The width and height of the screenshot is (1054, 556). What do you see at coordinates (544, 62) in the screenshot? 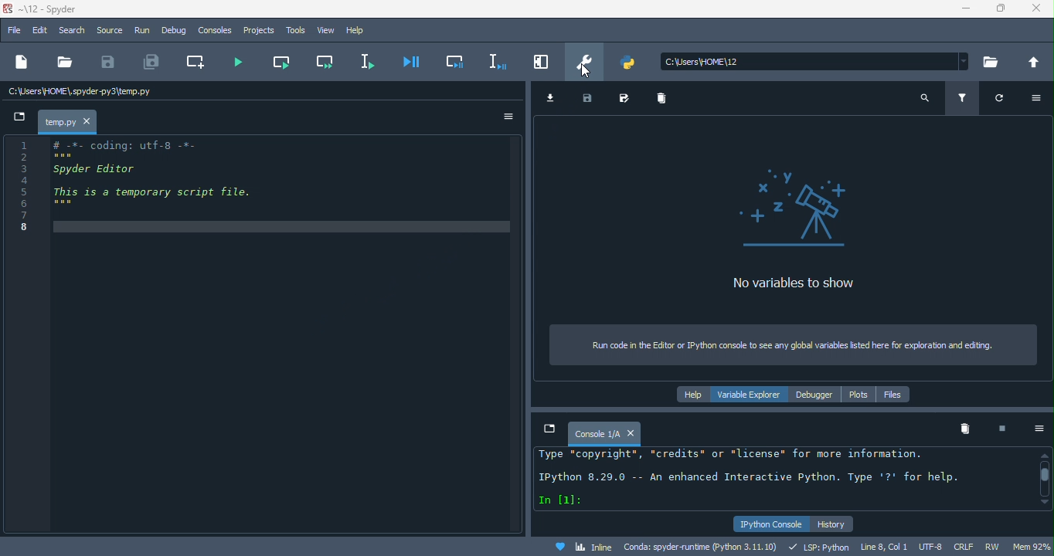
I see `maximize current pane` at bounding box center [544, 62].